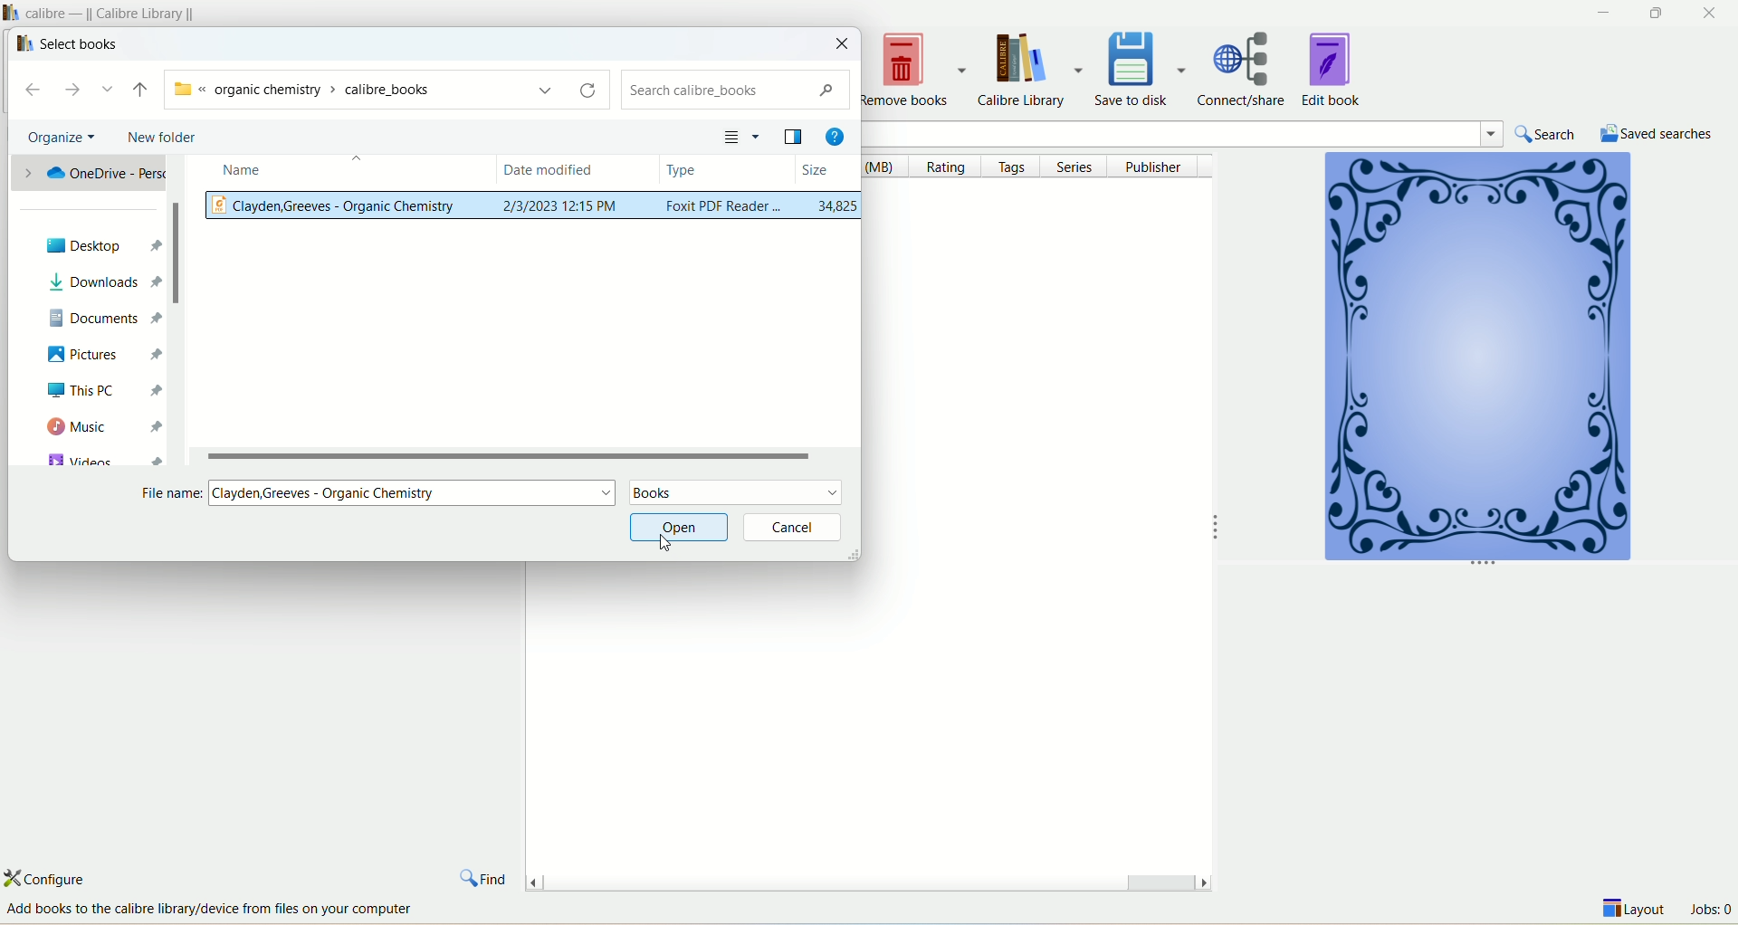 Image resolution: width=1738 pixels, height=925 pixels. I want to click on file name, so click(414, 493).